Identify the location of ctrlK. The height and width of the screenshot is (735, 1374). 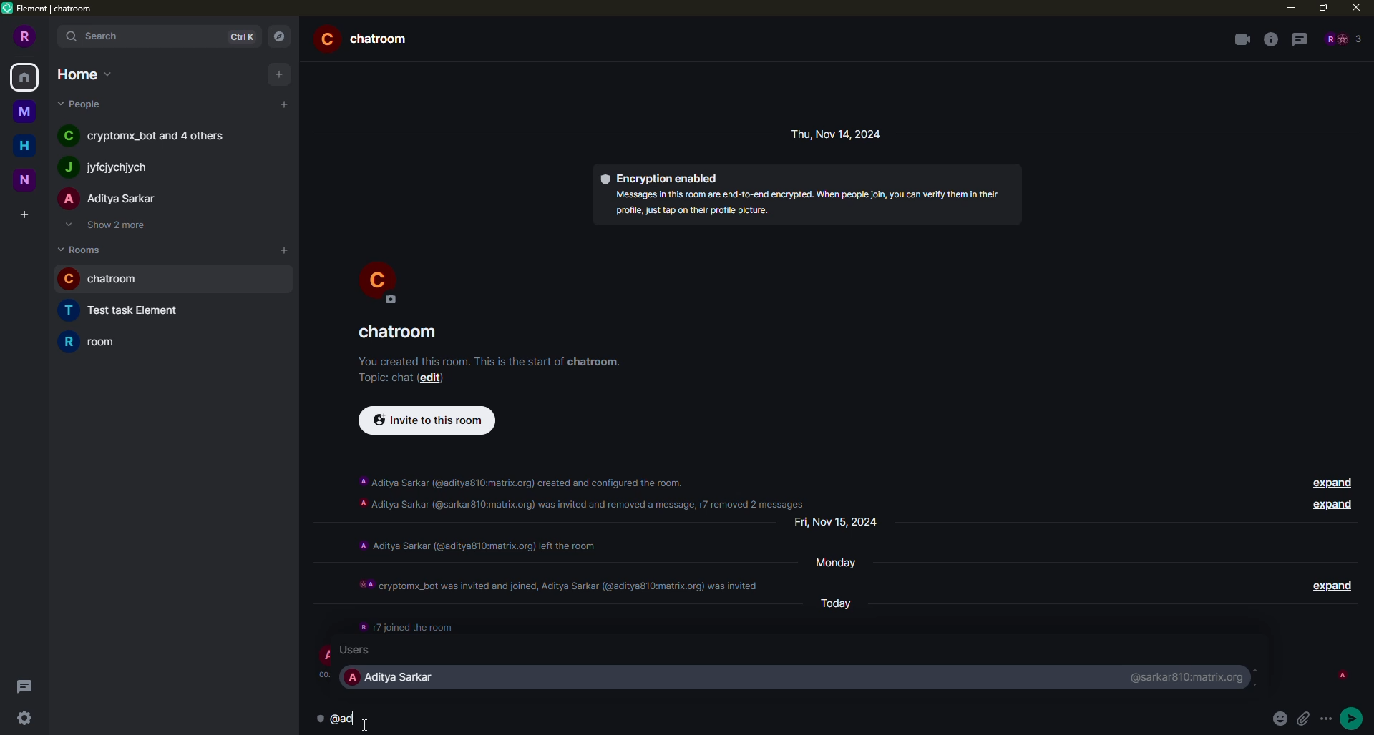
(239, 36).